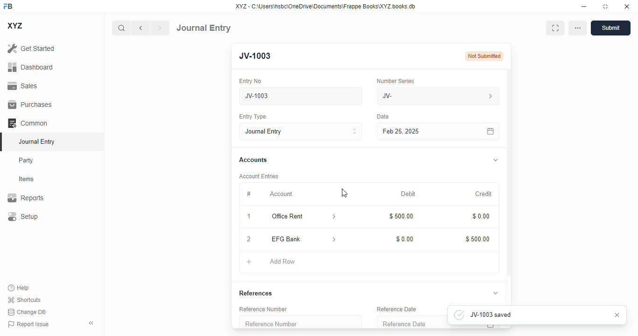  What do you see at coordinates (627, 6) in the screenshot?
I see `close` at bounding box center [627, 6].